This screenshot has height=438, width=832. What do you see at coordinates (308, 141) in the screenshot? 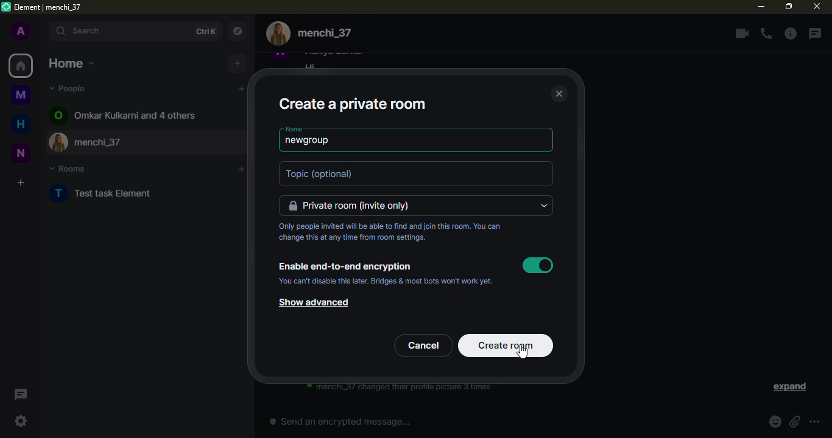
I see `newgroup` at bounding box center [308, 141].